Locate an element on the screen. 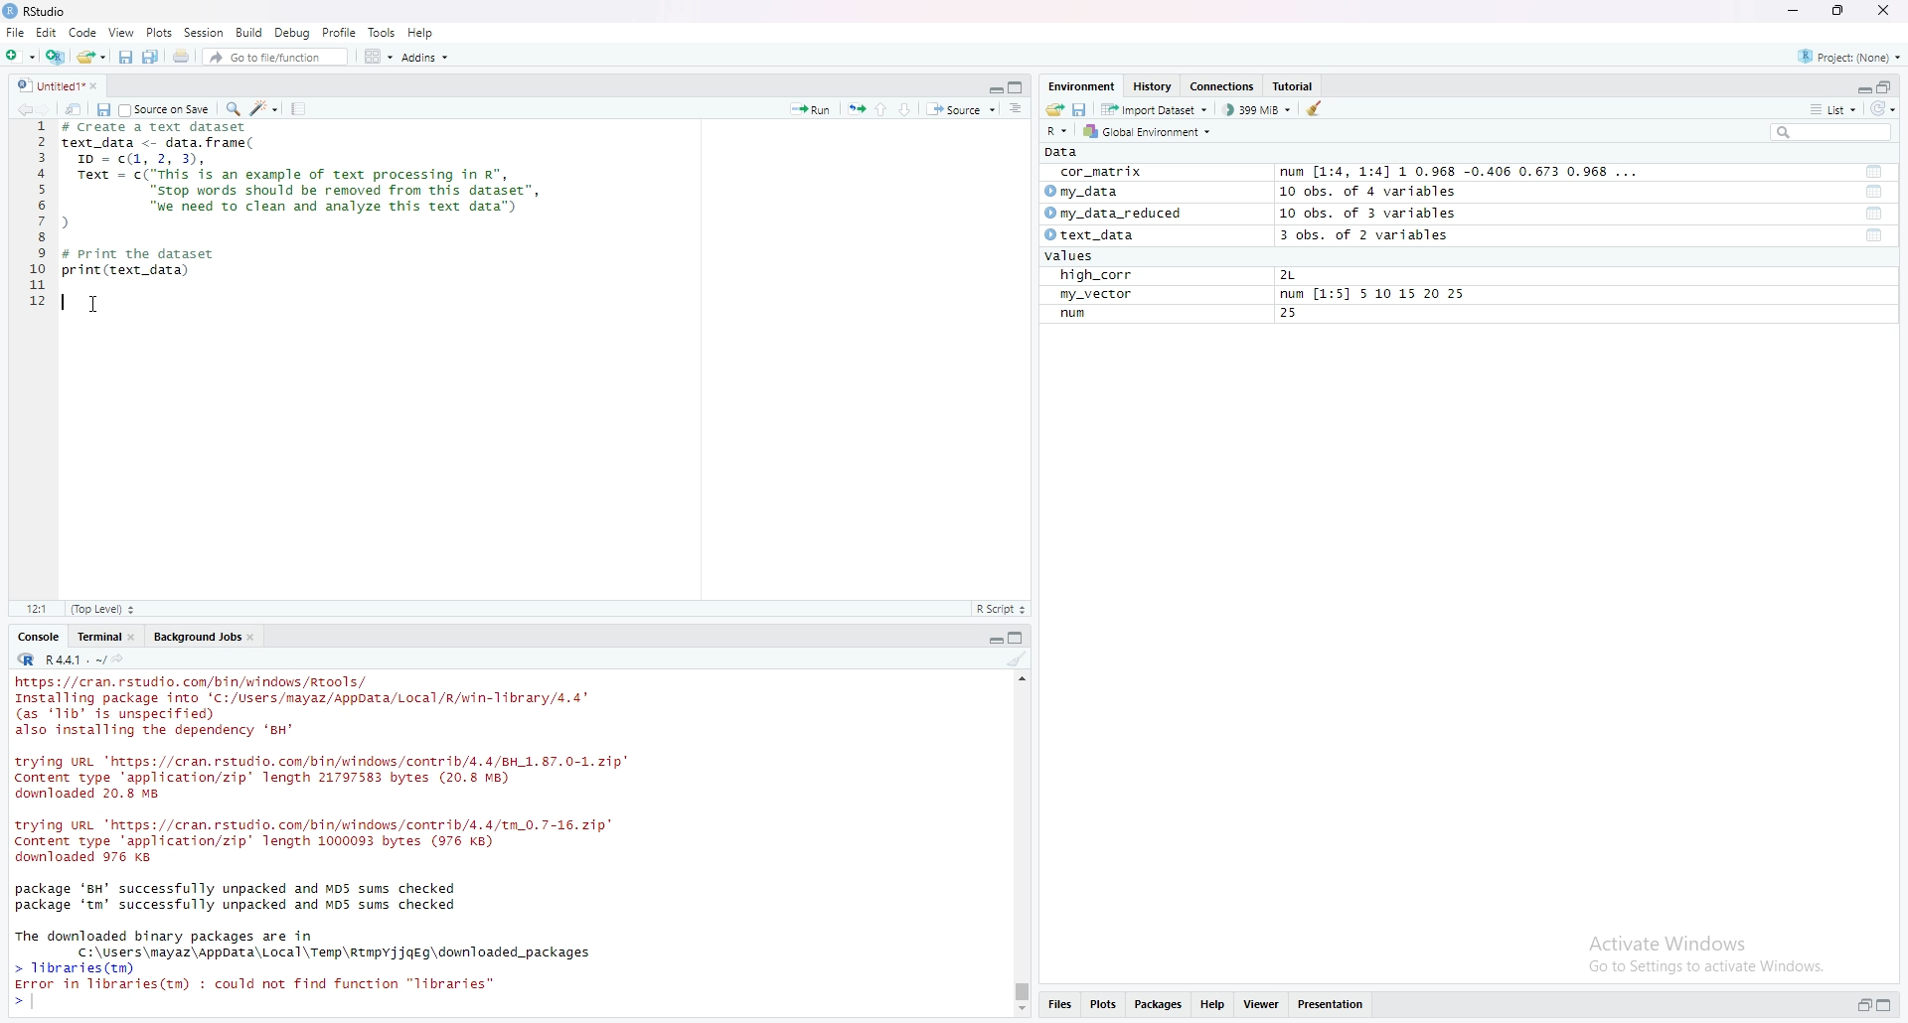 The image size is (1908, 1023). cor_matrix is located at coordinates (1100, 172).